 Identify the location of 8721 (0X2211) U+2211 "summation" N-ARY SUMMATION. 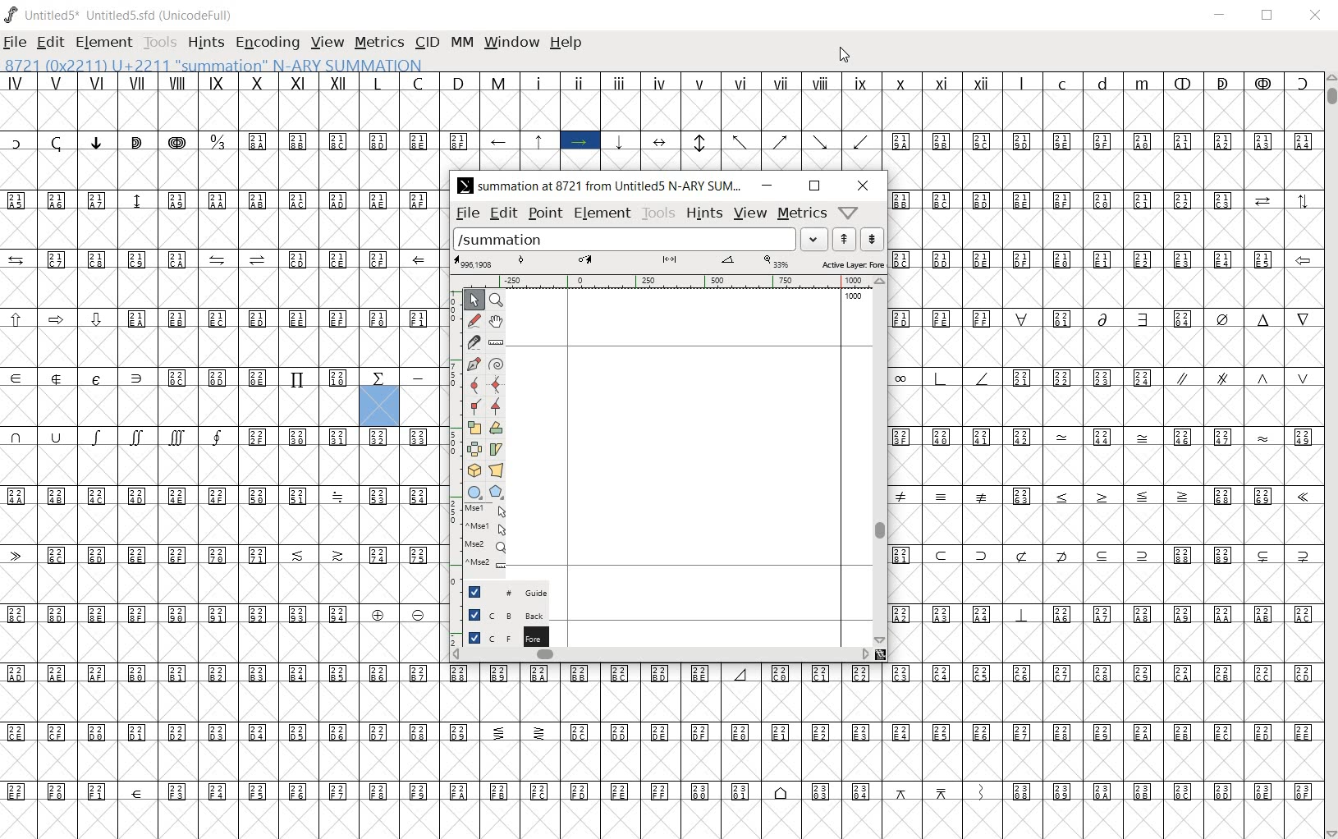
(213, 64).